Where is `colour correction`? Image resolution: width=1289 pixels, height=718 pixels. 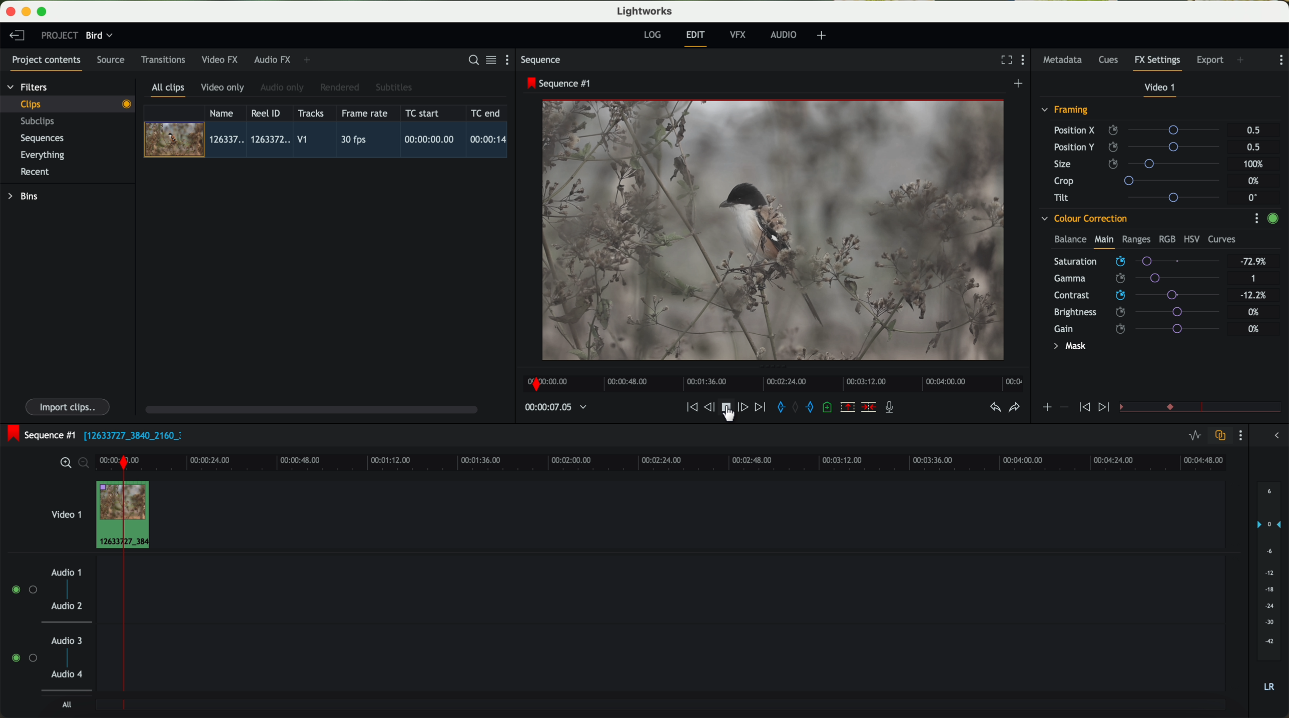
colour correction is located at coordinates (1083, 219).